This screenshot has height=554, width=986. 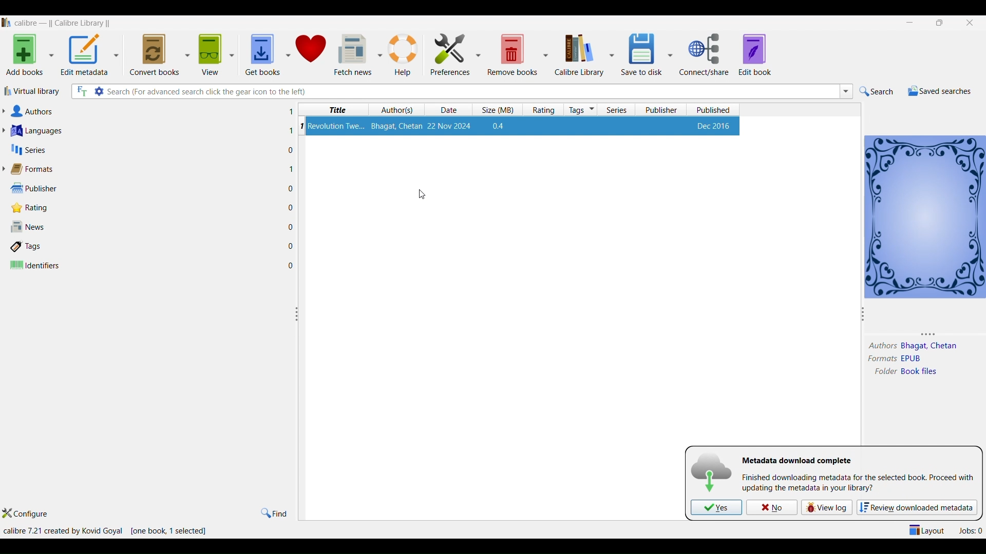 What do you see at coordinates (301, 126) in the screenshot?
I see `serial number` at bounding box center [301, 126].